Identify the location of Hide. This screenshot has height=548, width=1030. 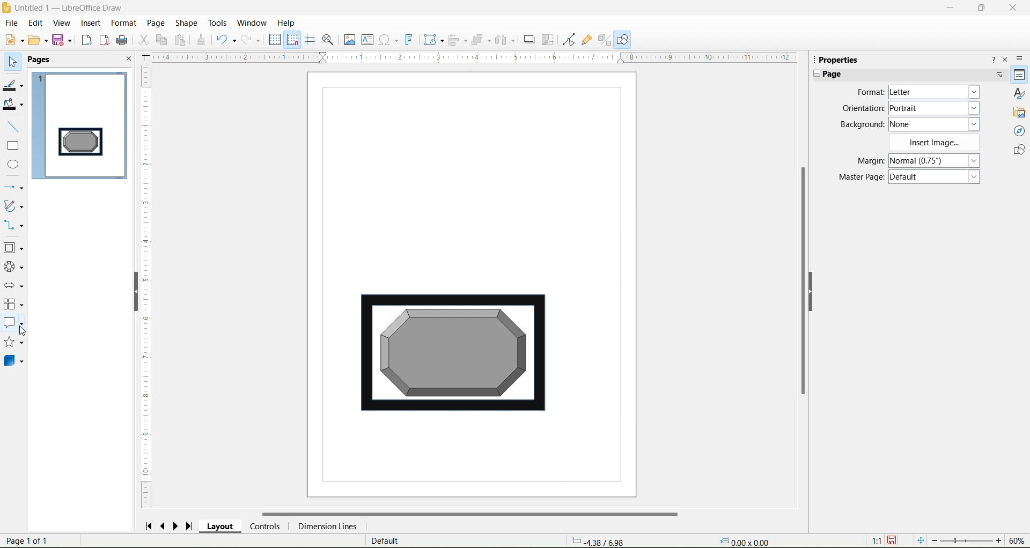
(132, 294).